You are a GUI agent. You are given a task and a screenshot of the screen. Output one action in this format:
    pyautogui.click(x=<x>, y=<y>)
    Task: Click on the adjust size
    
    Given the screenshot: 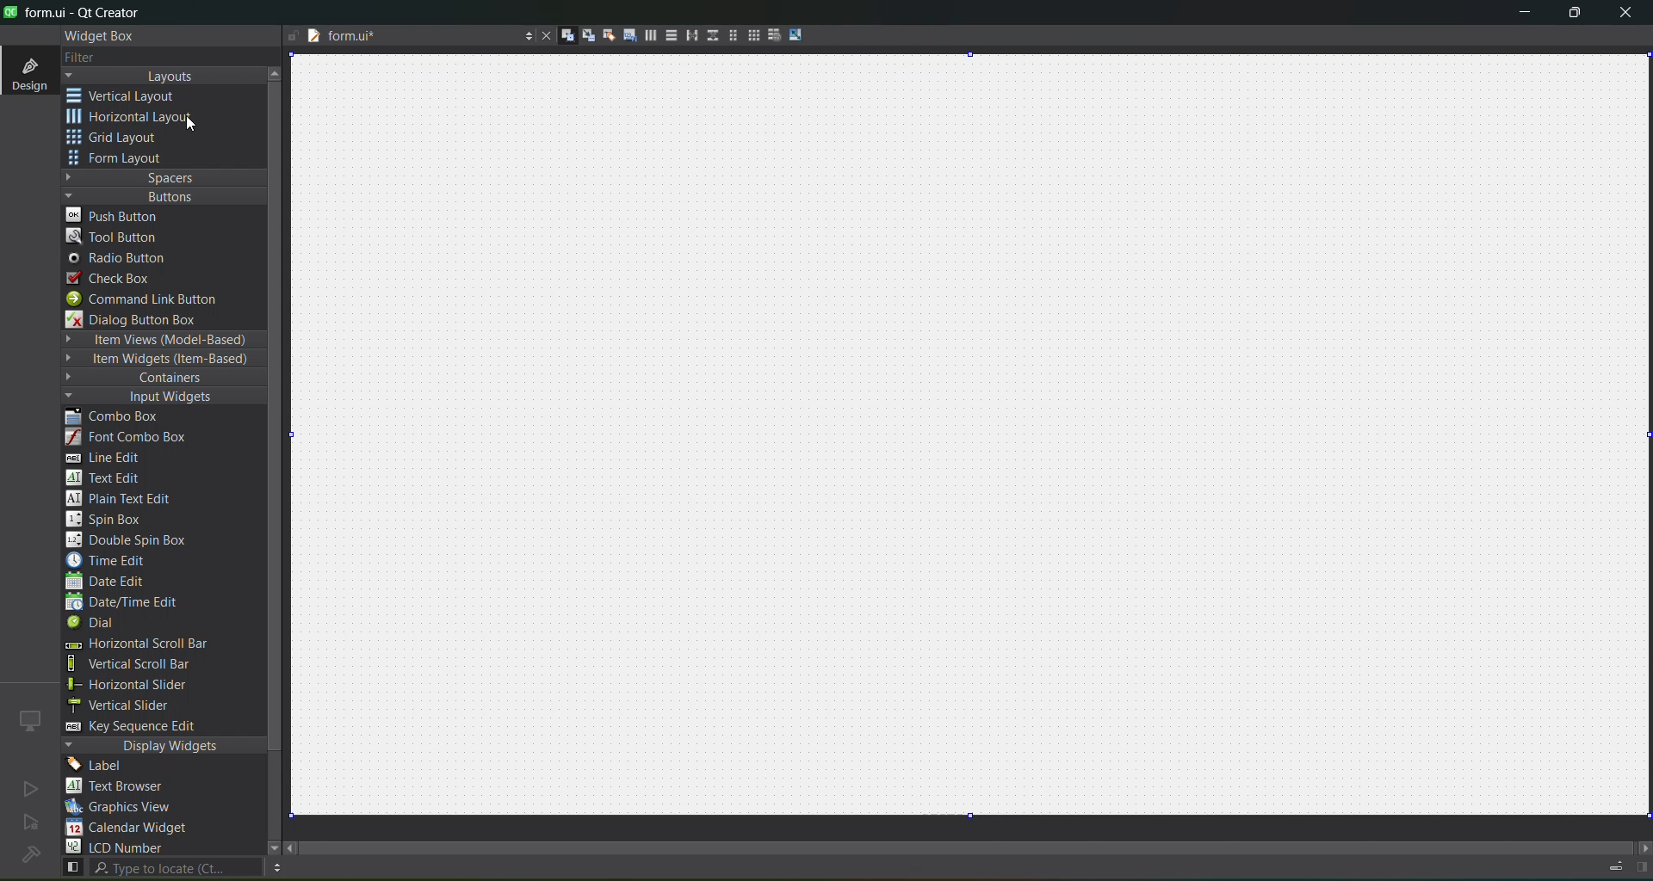 What is the action you would take?
    pyautogui.click(x=800, y=34)
    